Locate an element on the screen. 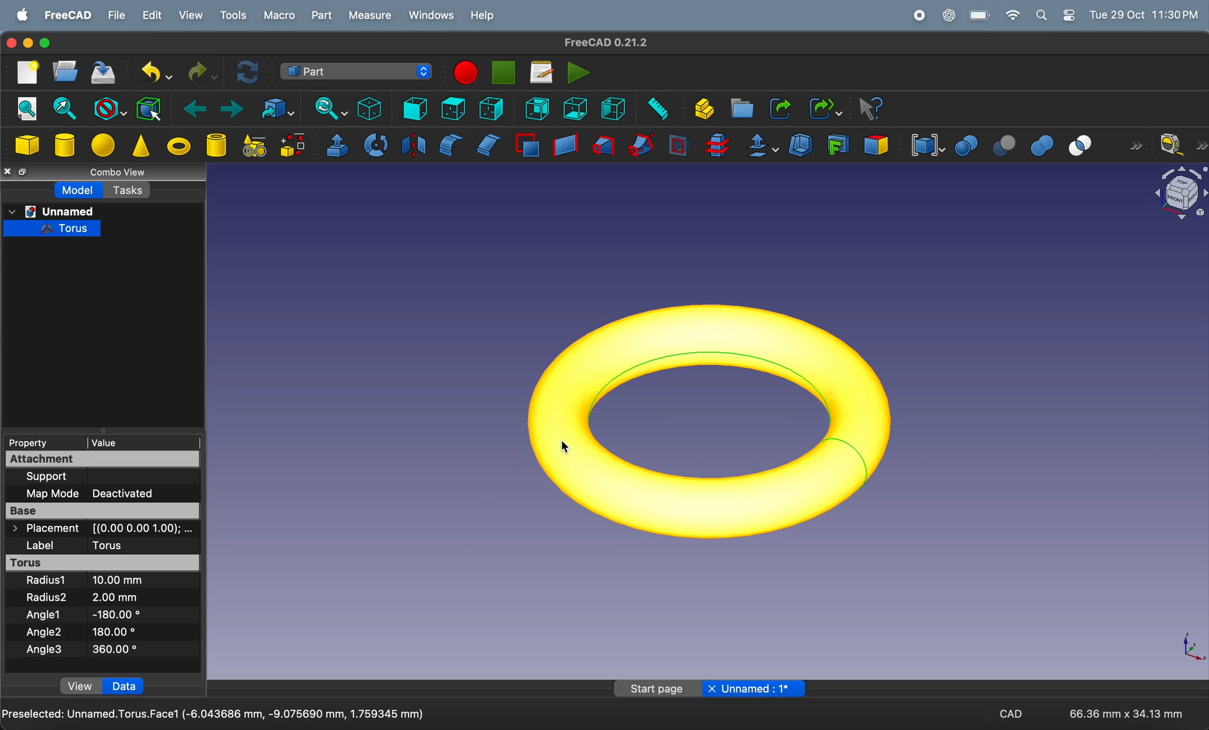 The width and height of the screenshot is (1209, 730). unamed is located at coordinates (52, 212).